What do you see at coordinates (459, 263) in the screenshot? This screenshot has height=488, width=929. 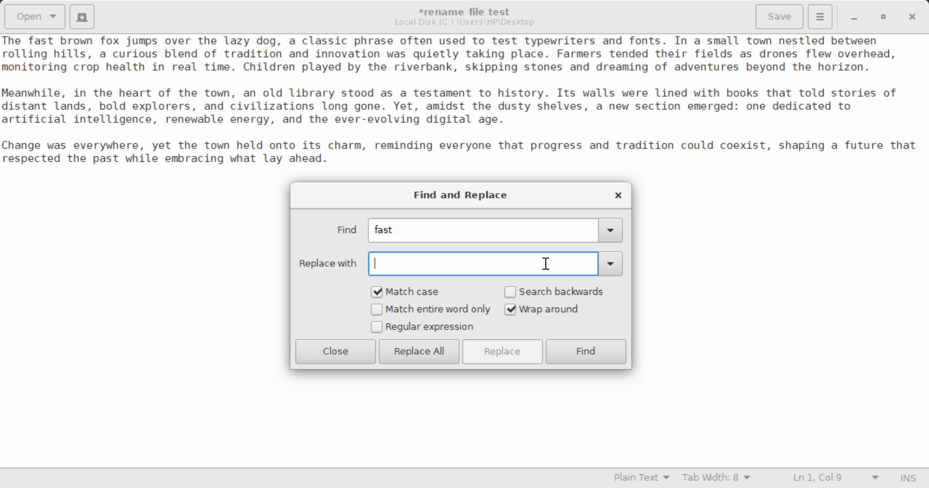 I see `Typing in Replace with` at bounding box center [459, 263].